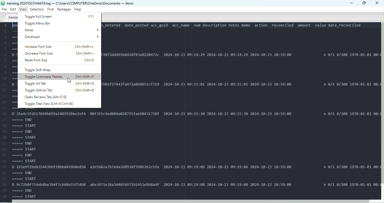 Image resolution: width=384 pixels, height=203 pixels. What do you see at coordinates (241, 110) in the screenshot?
I see `File content - The code appears to be related to data entries or logs, possibly from a database or system process. It includes elements like:  START/END: Markers indicating the beginning and end of a data record. GUIDs (Globally Unique Identifiers): Long strings of characters that uniquely identify each record. Timestamps: Dates and times associated with the records, such as 2024-10-23 09:14:29. Counters/Indexes: Values like "n 0/1 100" or "0/1 100", which might indicate record numbers or positions. Date Codes: Such as 1970-01-01 00, which might represent default or initial dates. ` at bounding box center [241, 110].